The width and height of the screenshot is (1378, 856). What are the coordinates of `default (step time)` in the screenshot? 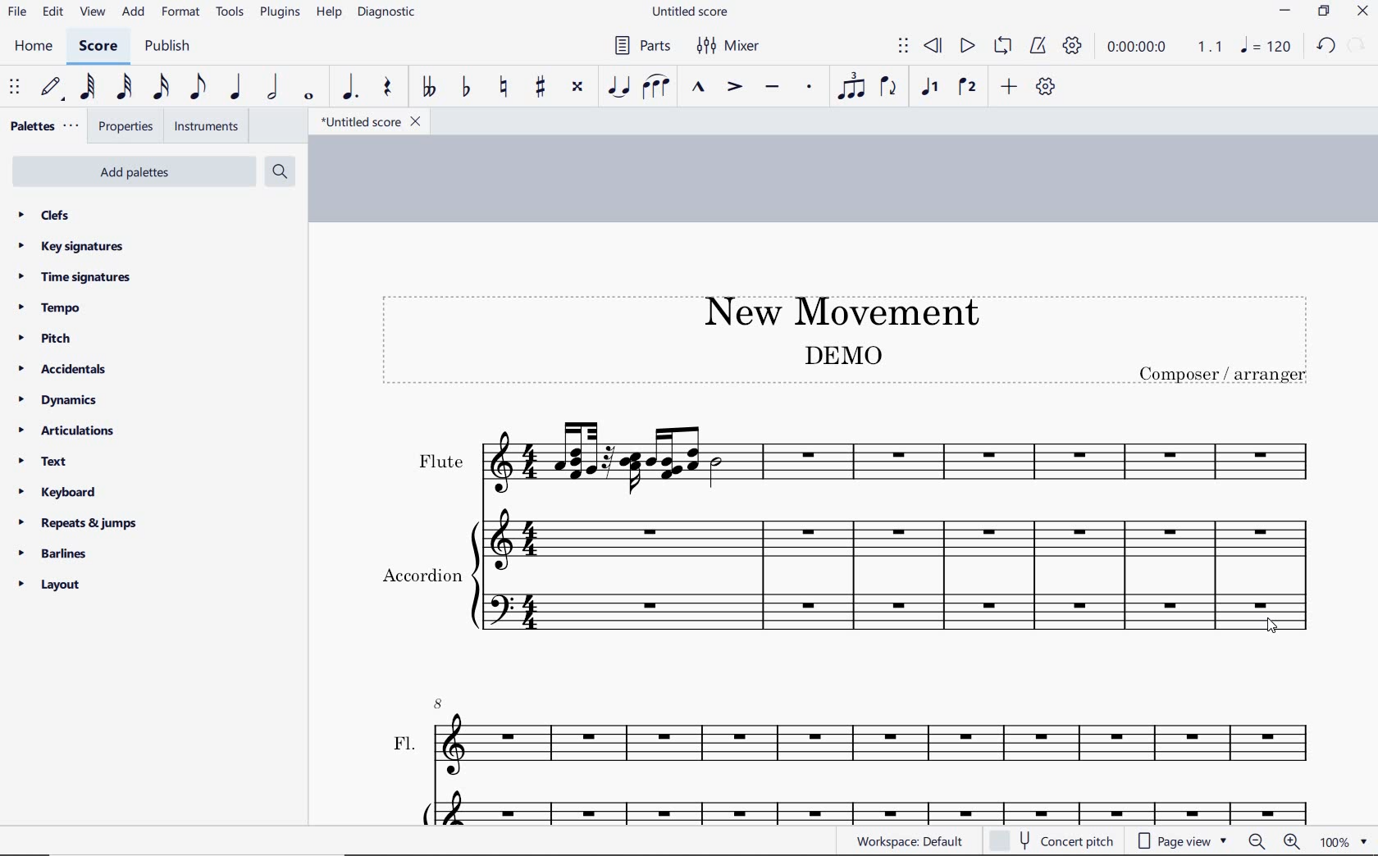 It's located at (52, 88).